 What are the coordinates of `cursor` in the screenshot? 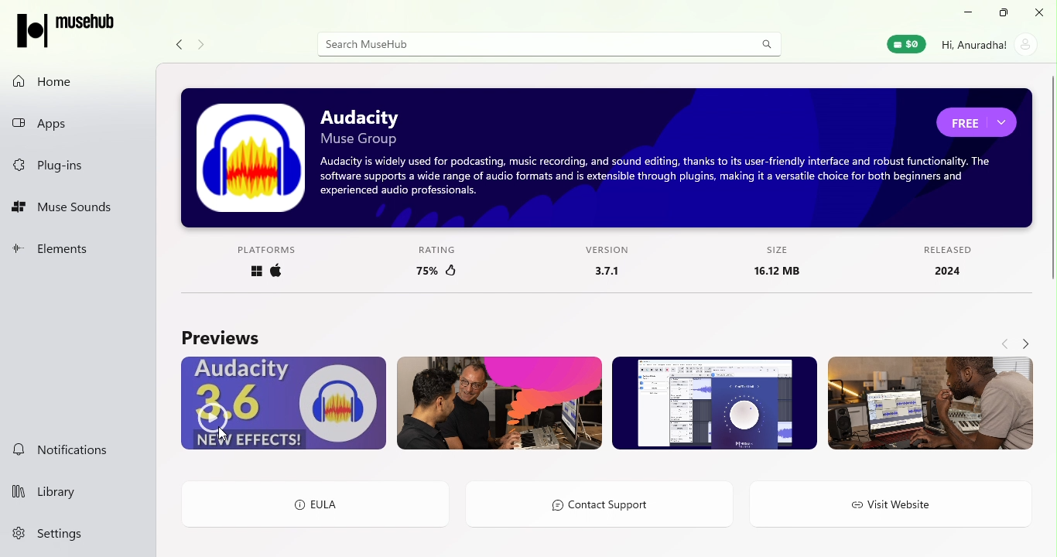 It's located at (225, 436).